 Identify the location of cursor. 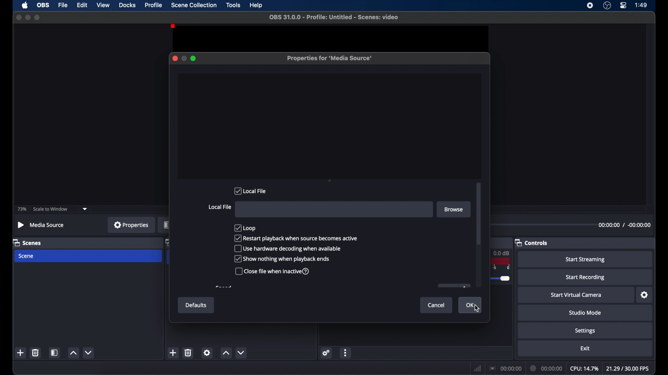
(477, 309).